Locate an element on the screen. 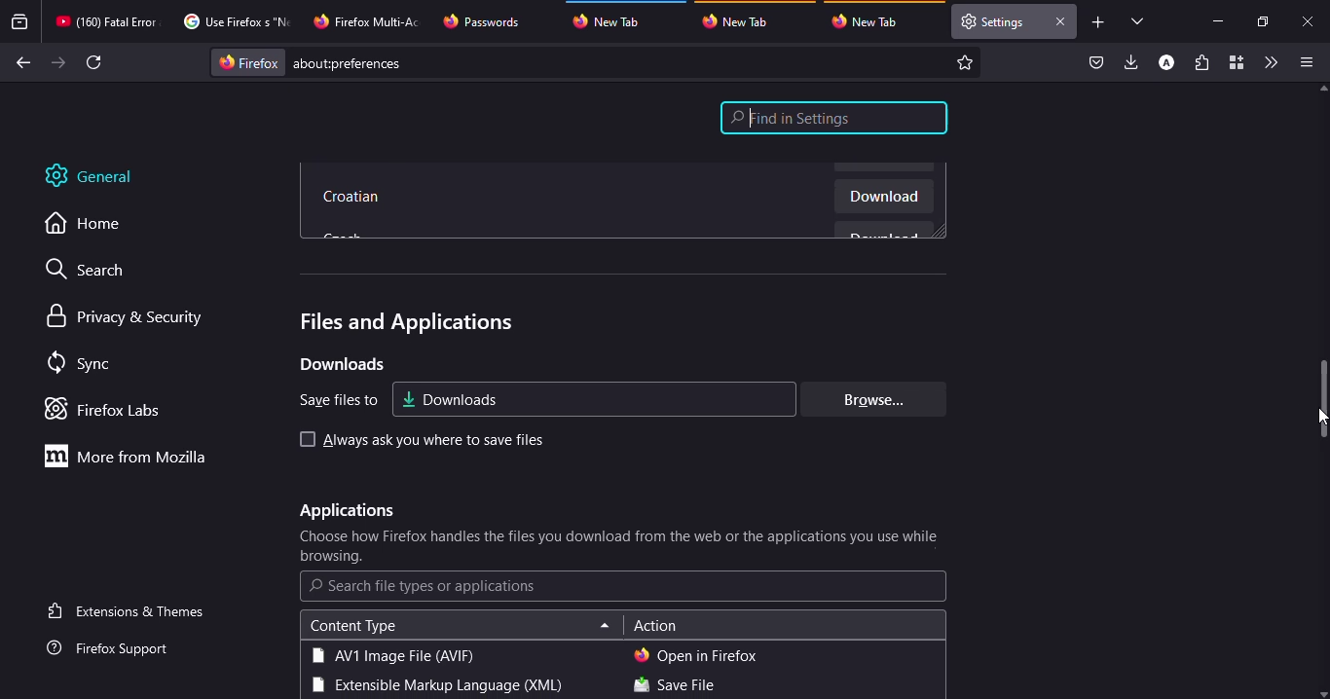 This screenshot has height=699, width=1330. close is located at coordinates (1059, 21).